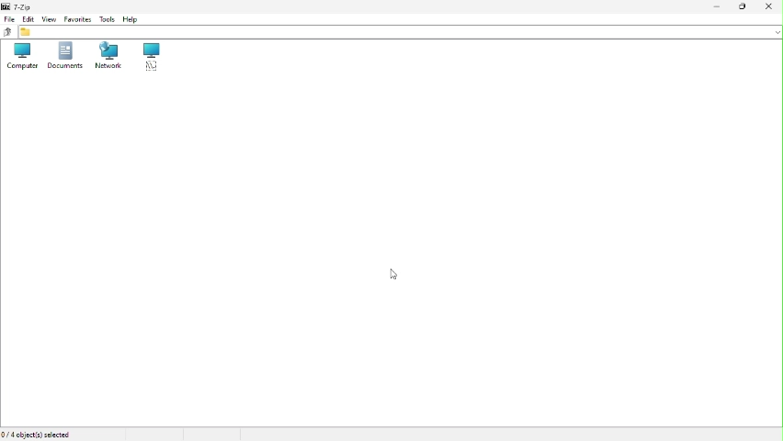  What do you see at coordinates (396, 276) in the screenshot?
I see `cursor` at bounding box center [396, 276].